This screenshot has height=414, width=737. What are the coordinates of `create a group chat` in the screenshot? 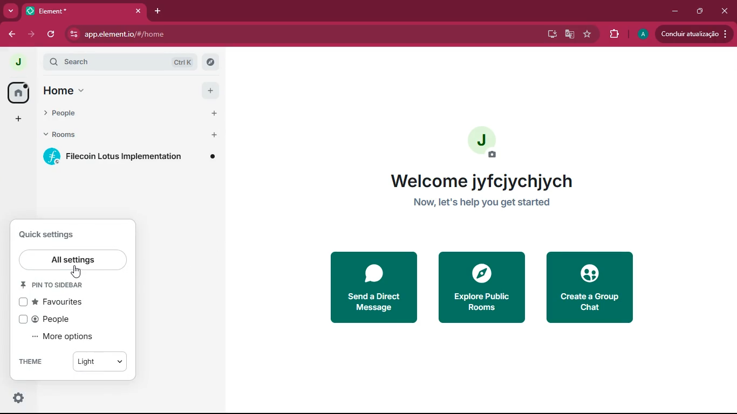 It's located at (591, 286).